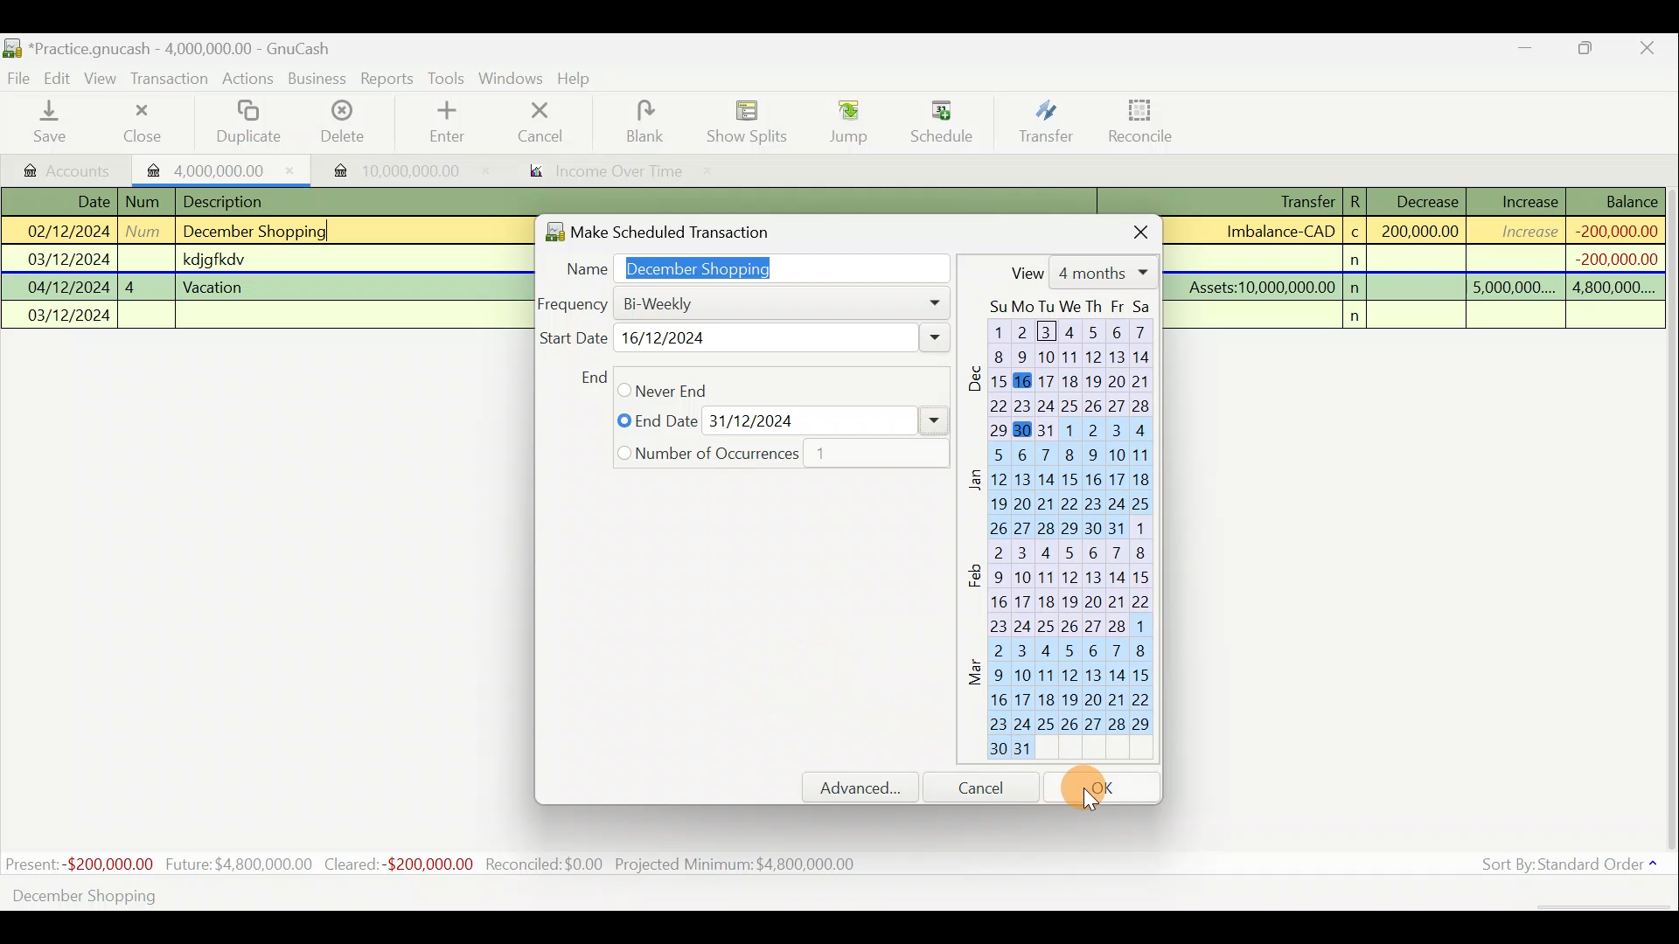 This screenshot has width=1679, height=944. I want to click on Transaction details, so click(1425, 259).